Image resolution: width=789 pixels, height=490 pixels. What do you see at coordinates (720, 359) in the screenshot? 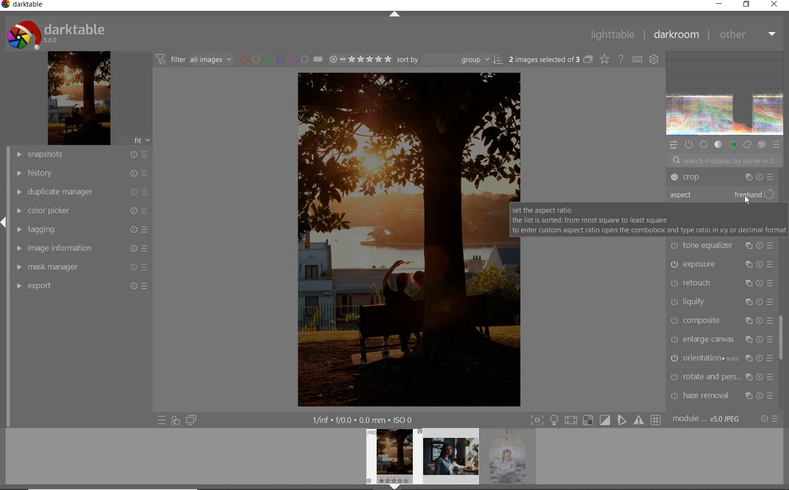
I see `orientation` at bounding box center [720, 359].